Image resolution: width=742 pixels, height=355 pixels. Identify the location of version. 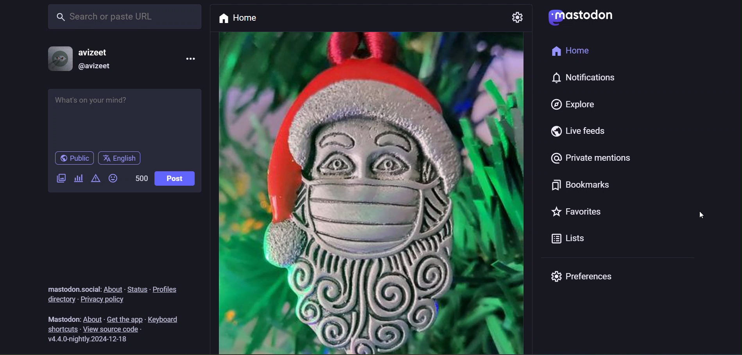
(95, 340).